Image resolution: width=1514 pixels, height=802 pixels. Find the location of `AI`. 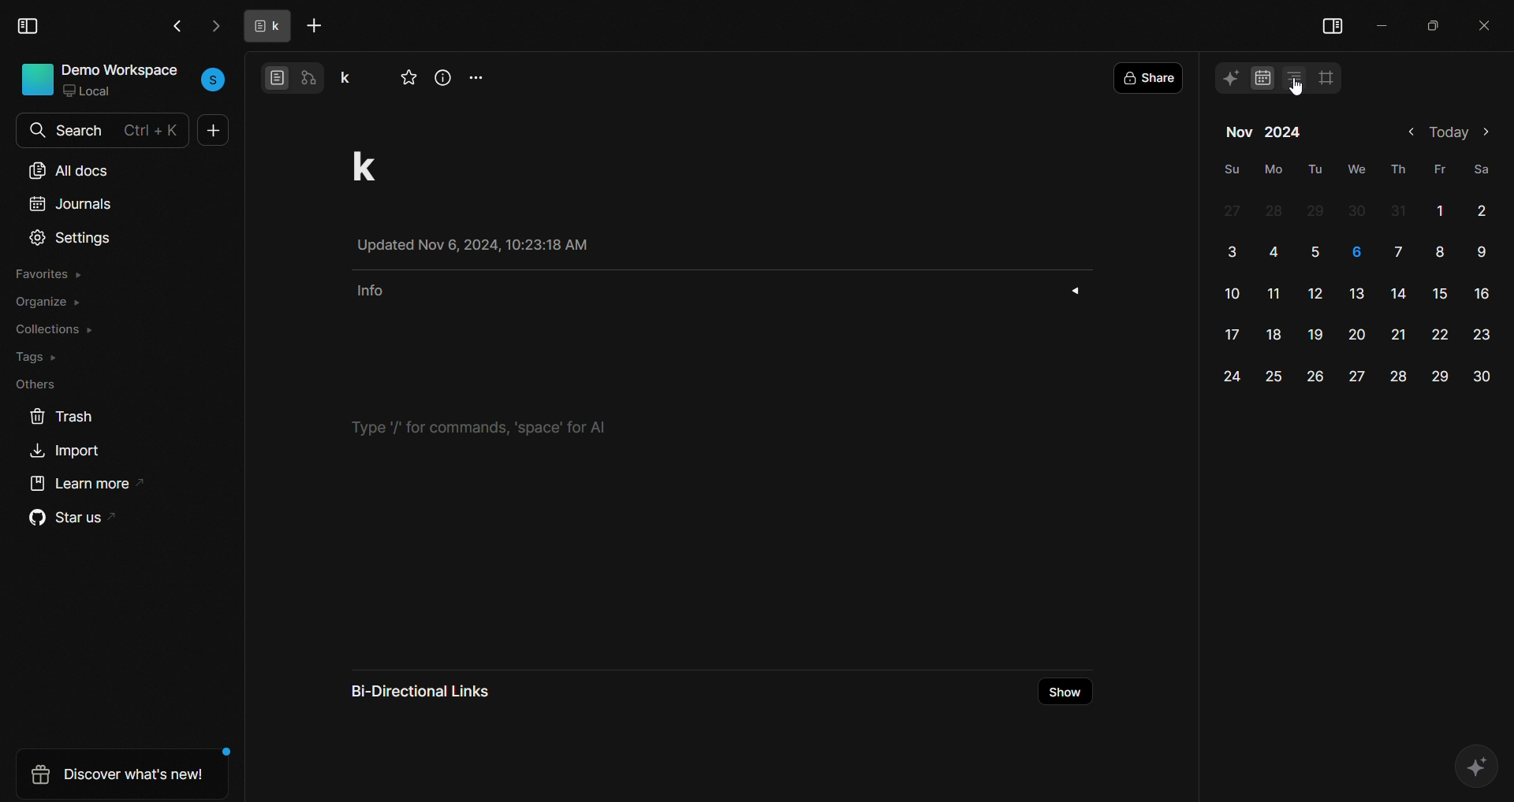

AI is located at coordinates (1229, 76).